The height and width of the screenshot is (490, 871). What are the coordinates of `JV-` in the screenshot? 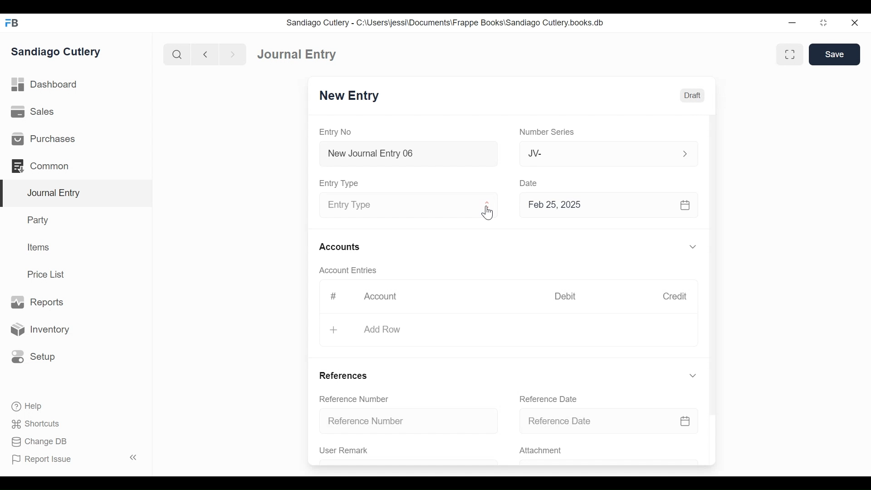 It's located at (598, 152).